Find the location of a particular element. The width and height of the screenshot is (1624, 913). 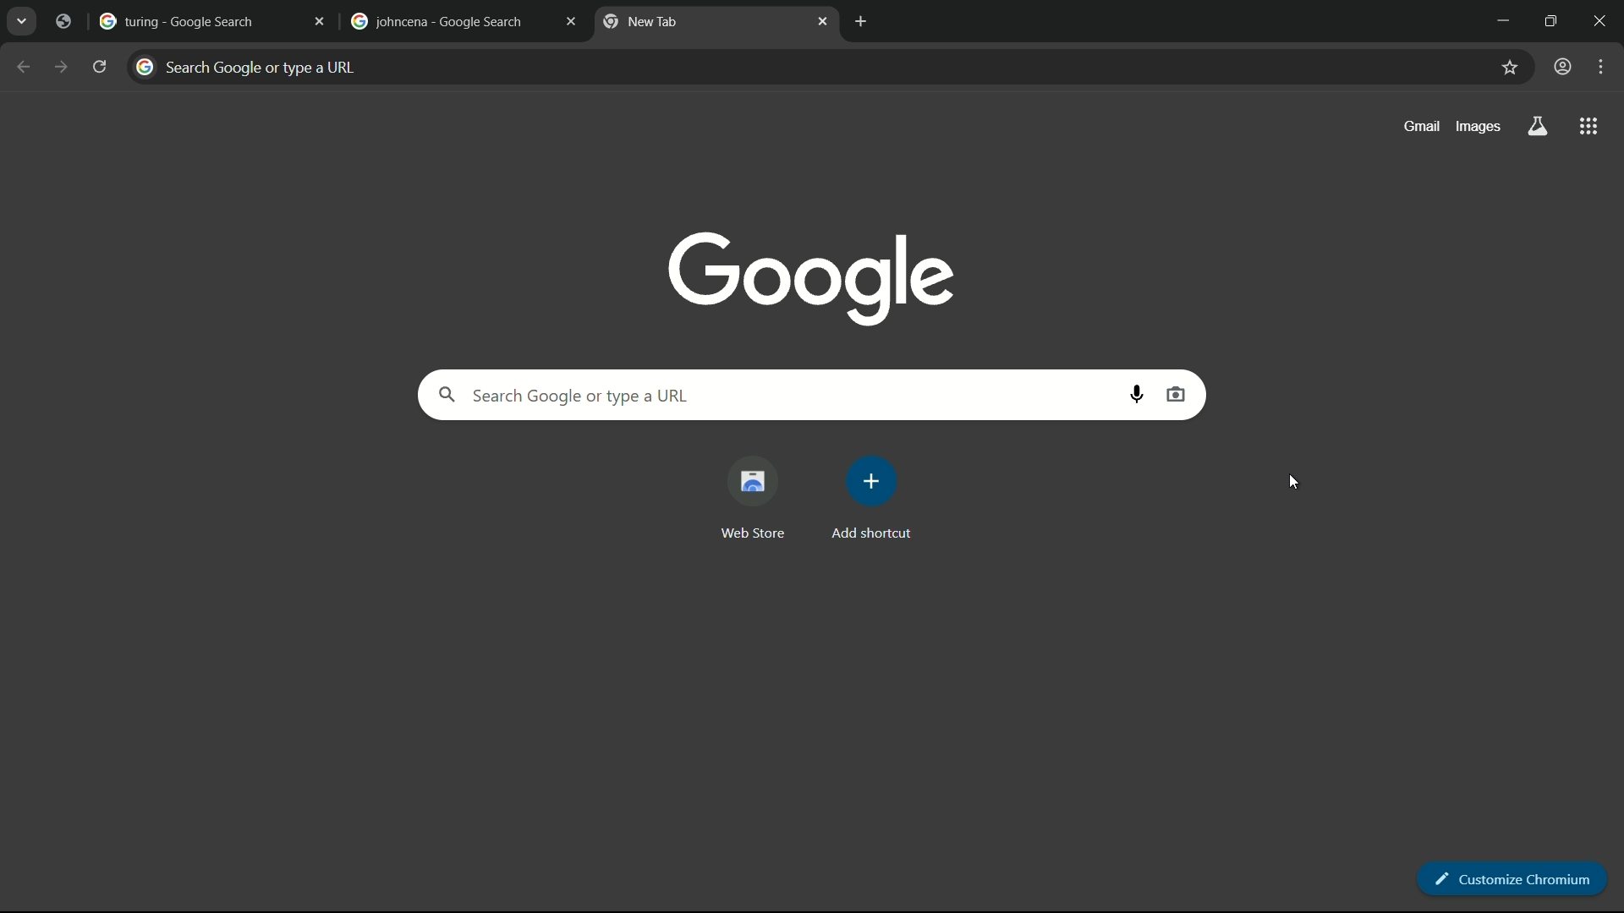

web store shortcut is located at coordinates (750, 500).